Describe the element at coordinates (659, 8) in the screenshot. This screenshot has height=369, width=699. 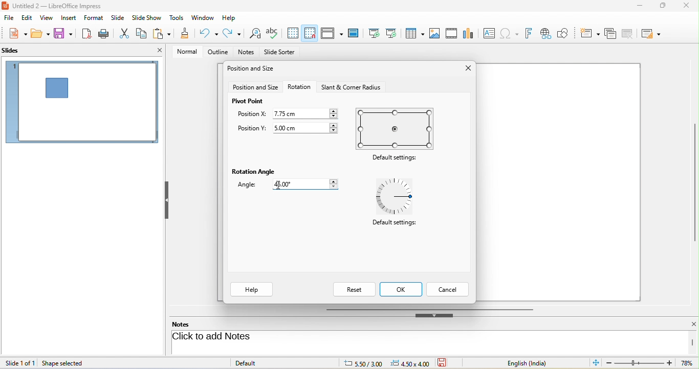
I see `maximize` at that location.